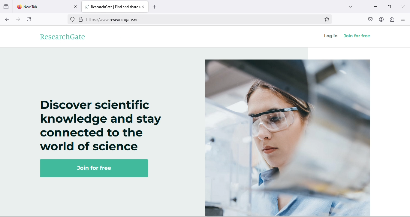 This screenshot has height=217, width=410. I want to click on title, so click(116, 7).